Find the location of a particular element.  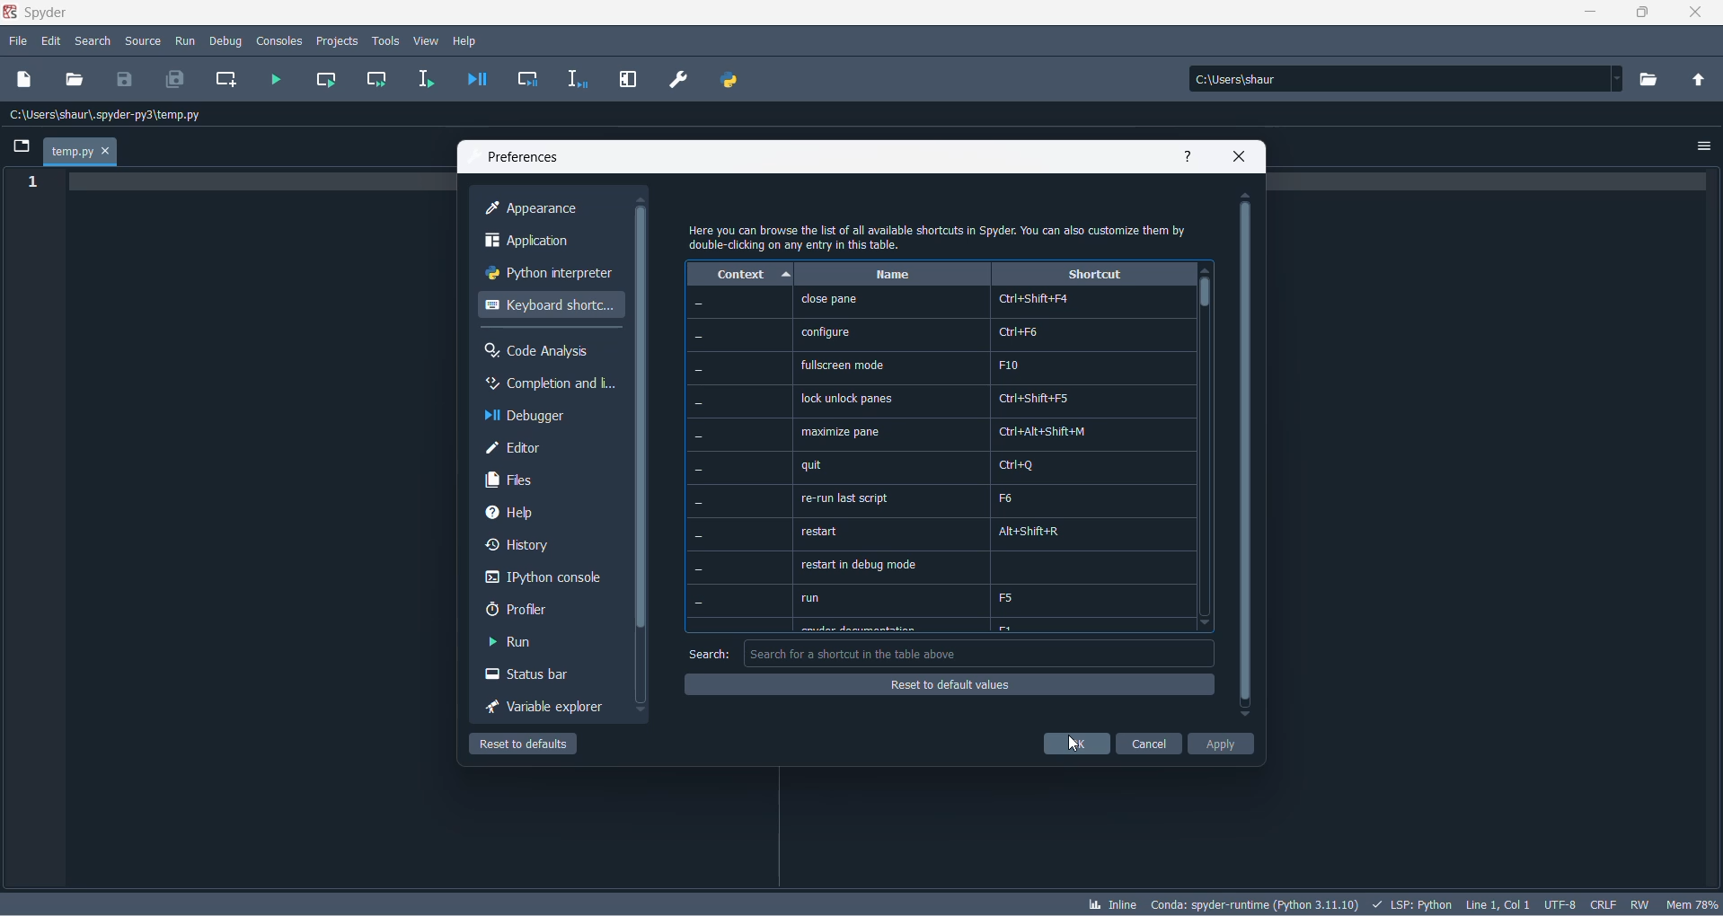

ok is located at coordinates (1077, 744).